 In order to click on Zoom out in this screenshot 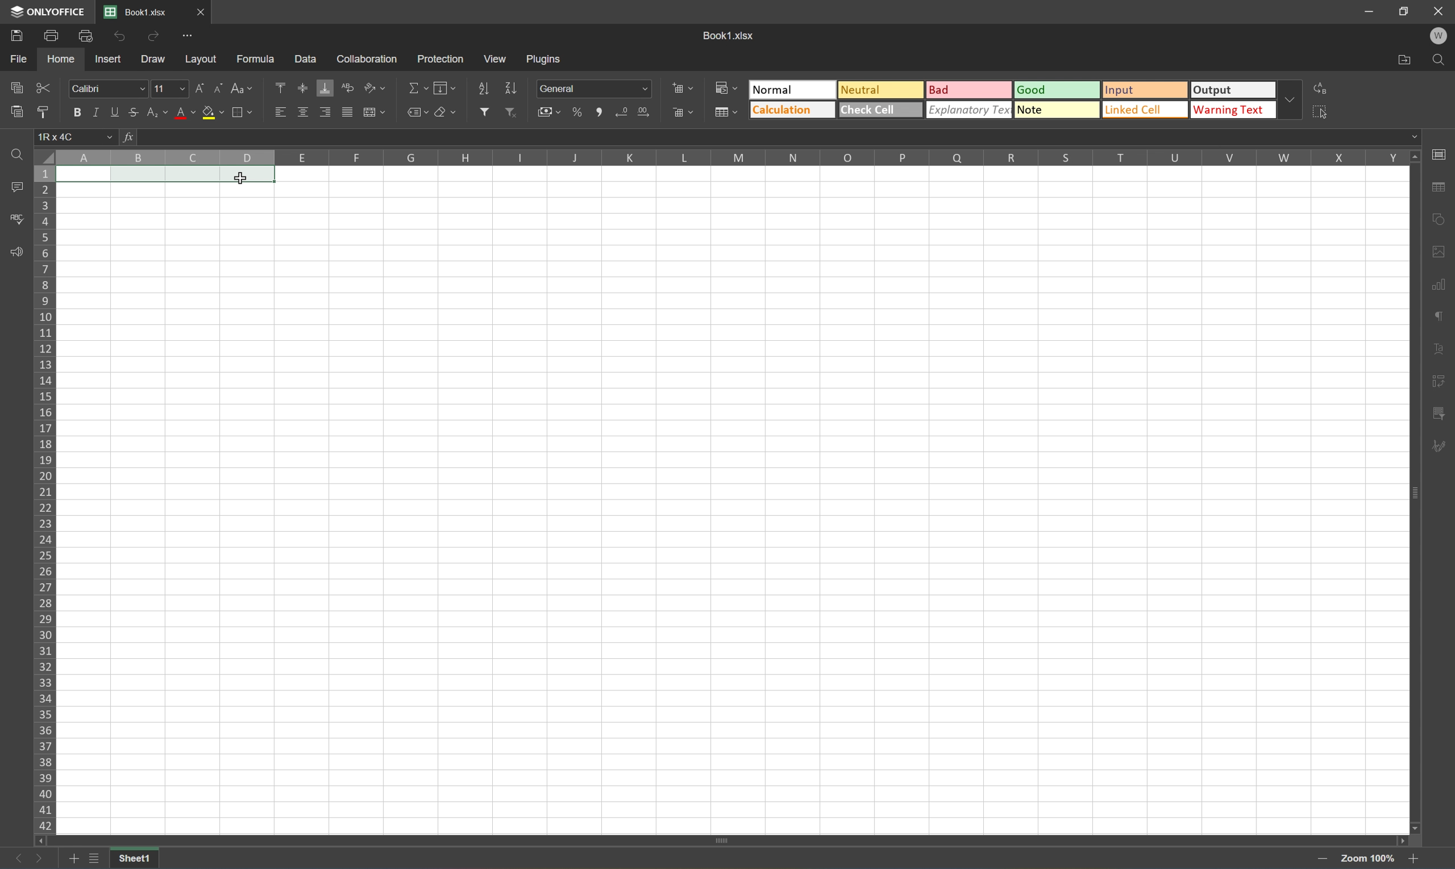, I will do `click(1409, 860)`.